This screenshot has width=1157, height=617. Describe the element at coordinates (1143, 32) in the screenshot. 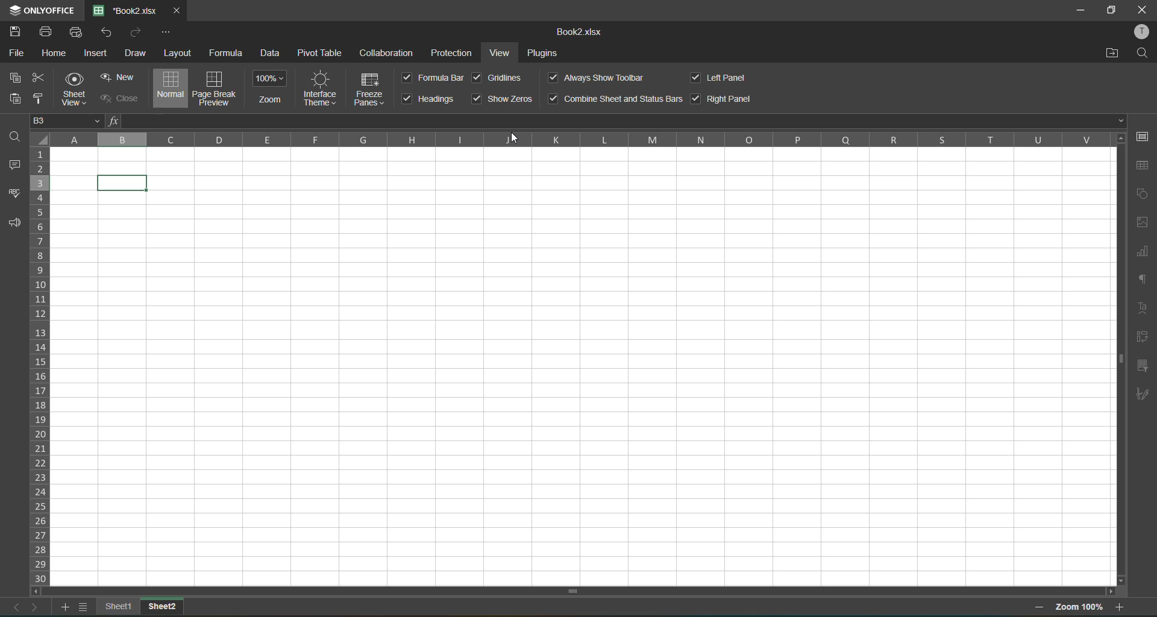

I see `profile` at that location.